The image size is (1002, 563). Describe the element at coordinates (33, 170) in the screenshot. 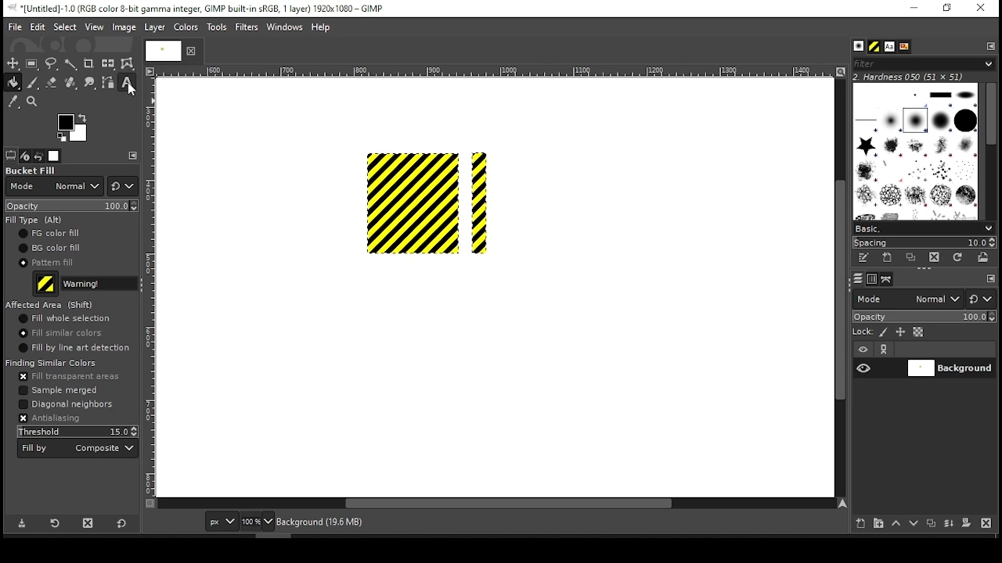

I see `bucket fill` at that location.